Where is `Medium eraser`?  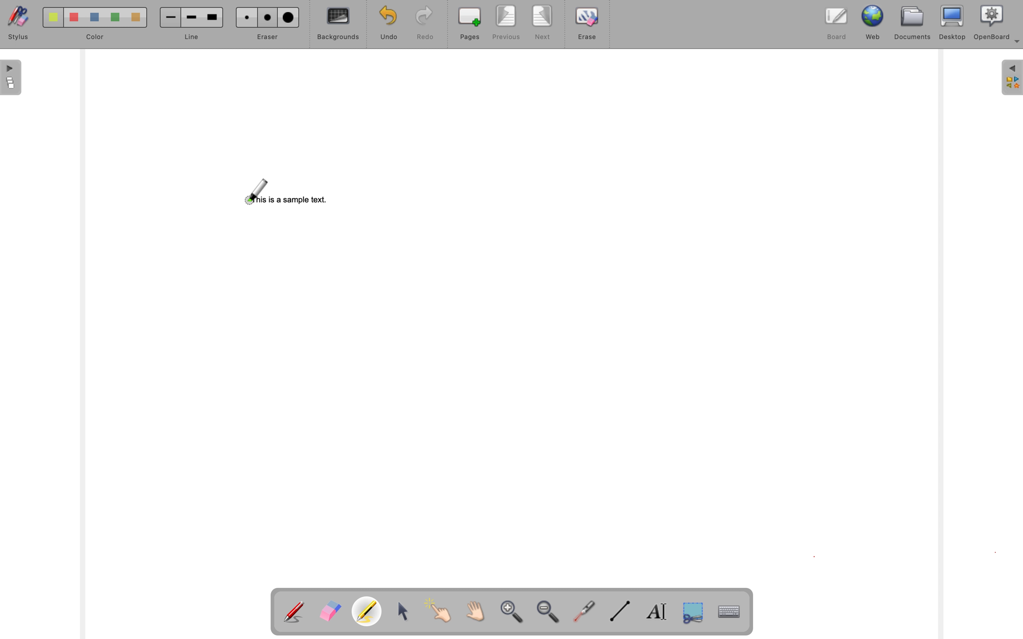 Medium eraser is located at coordinates (268, 18).